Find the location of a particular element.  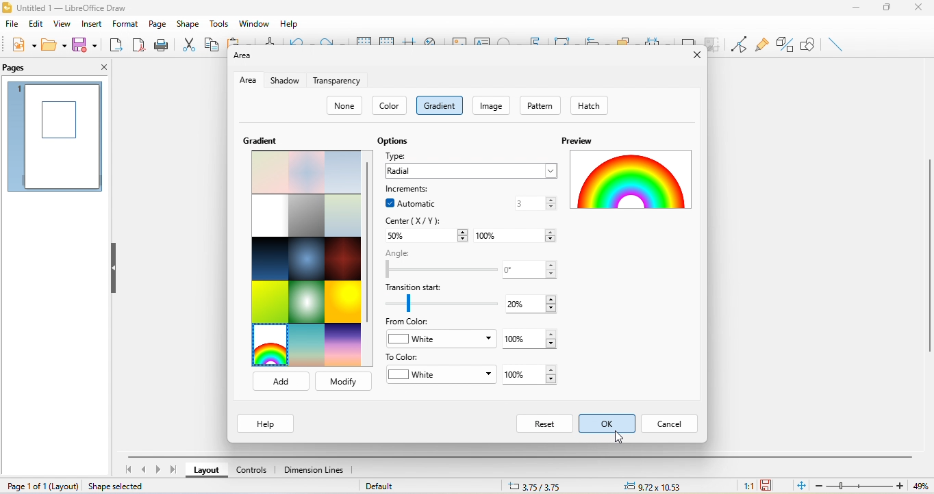

next page is located at coordinates (158, 471).